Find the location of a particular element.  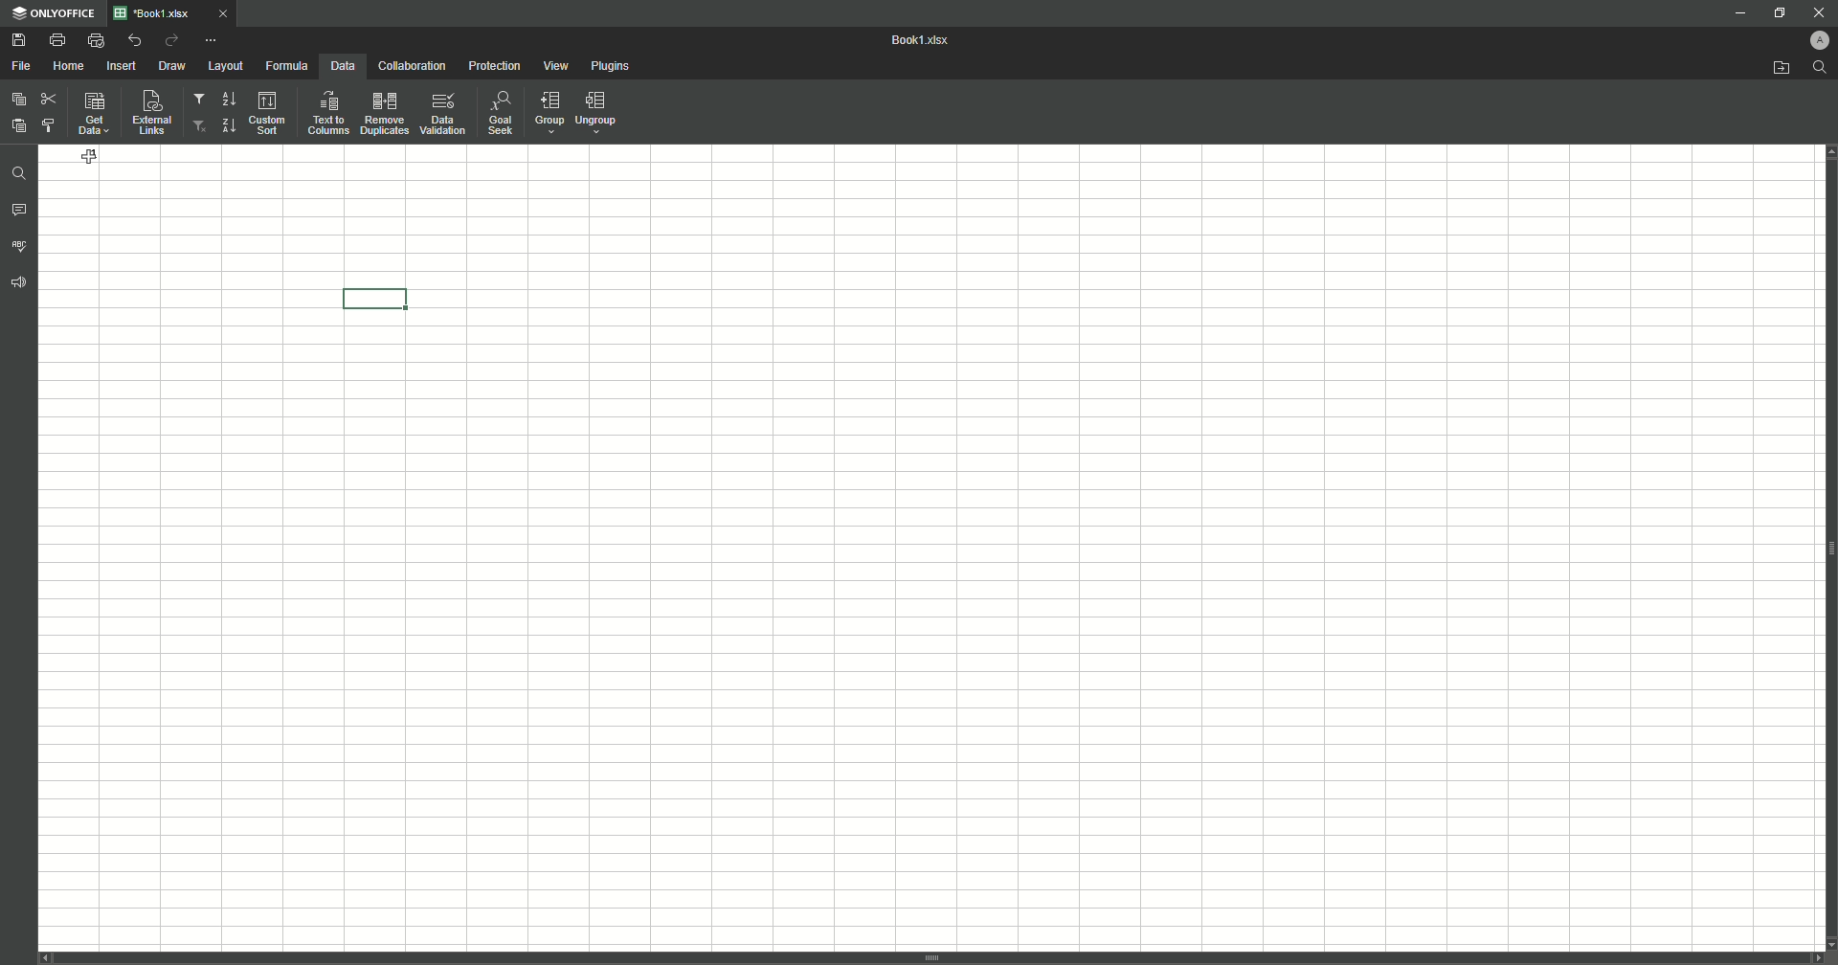

Restore is located at coordinates (1777, 12).